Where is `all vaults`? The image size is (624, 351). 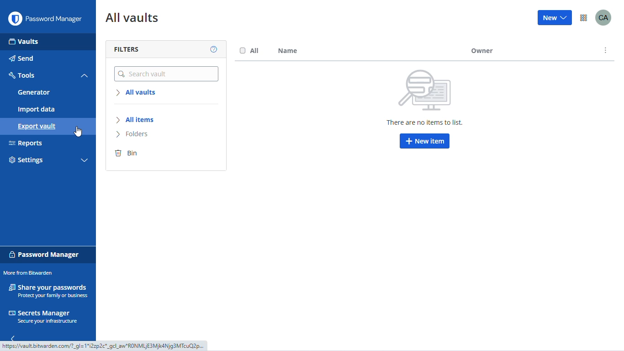 all vaults is located at coordinates (136, 92).